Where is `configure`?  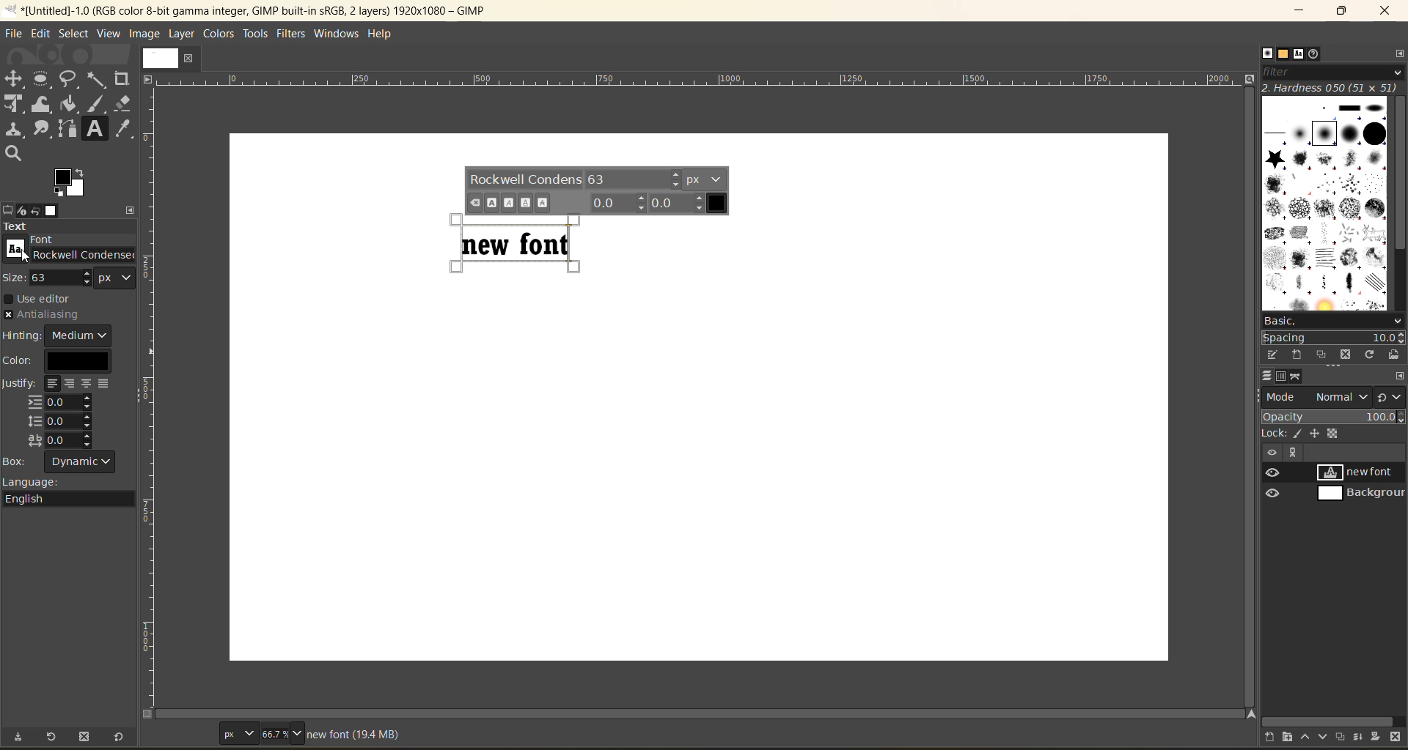 configure is located at coordinates (1398, 53).